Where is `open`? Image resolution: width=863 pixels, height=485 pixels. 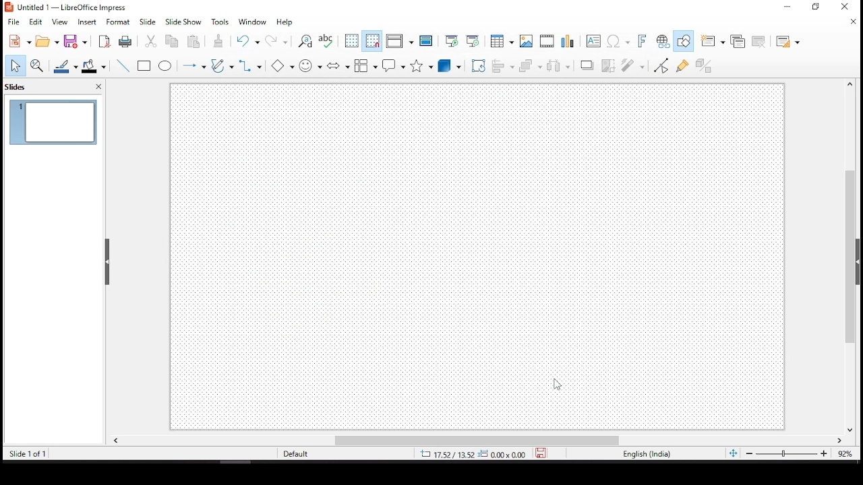
open is located at coordinates (47, 40).